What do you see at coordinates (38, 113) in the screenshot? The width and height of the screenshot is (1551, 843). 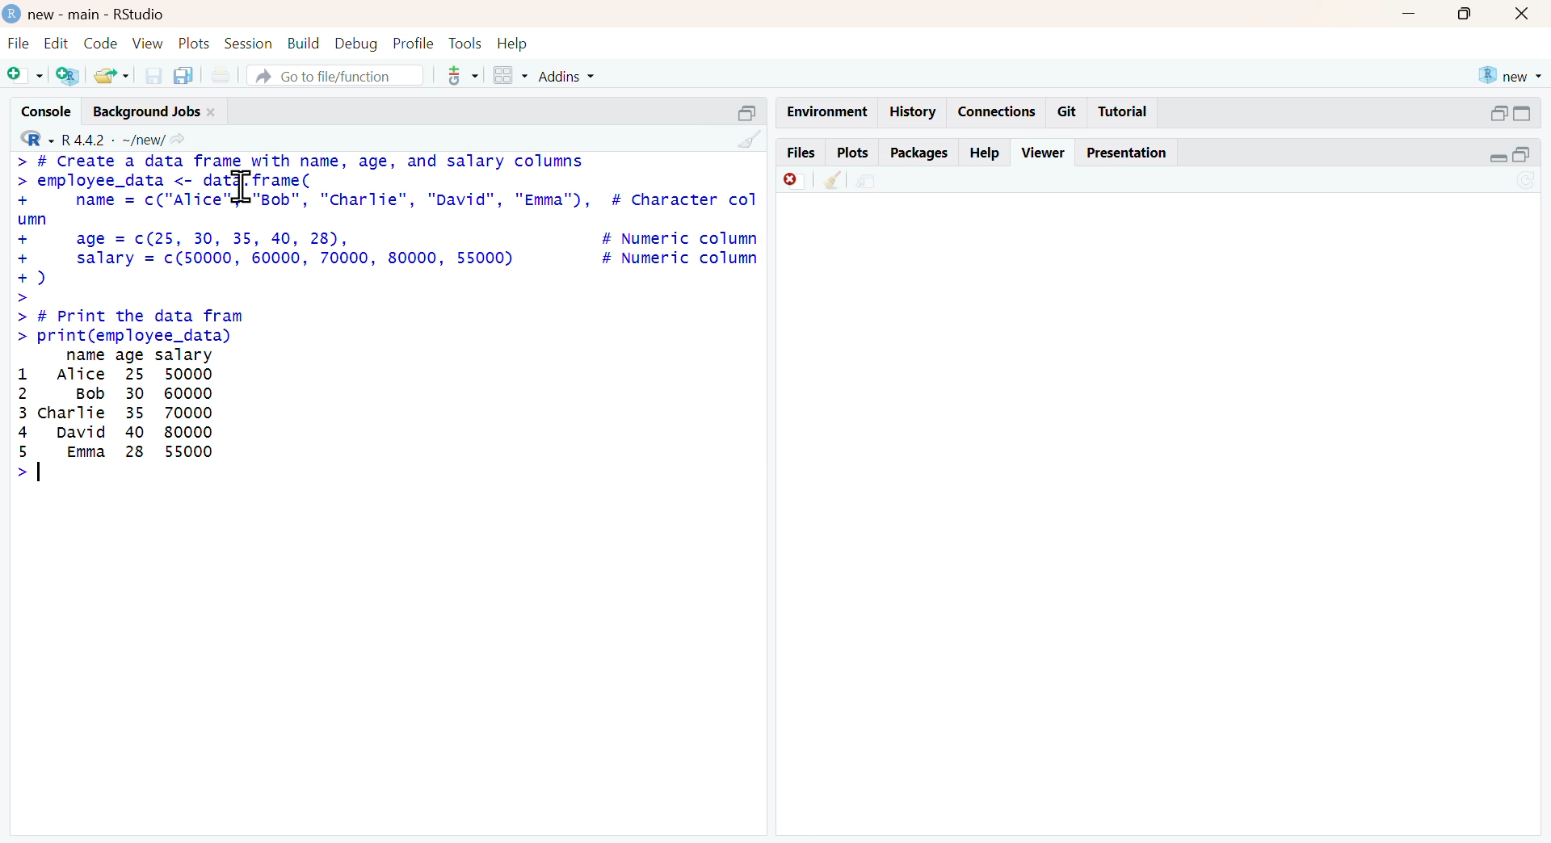 I see `Console` at bounding box center [38, 113].